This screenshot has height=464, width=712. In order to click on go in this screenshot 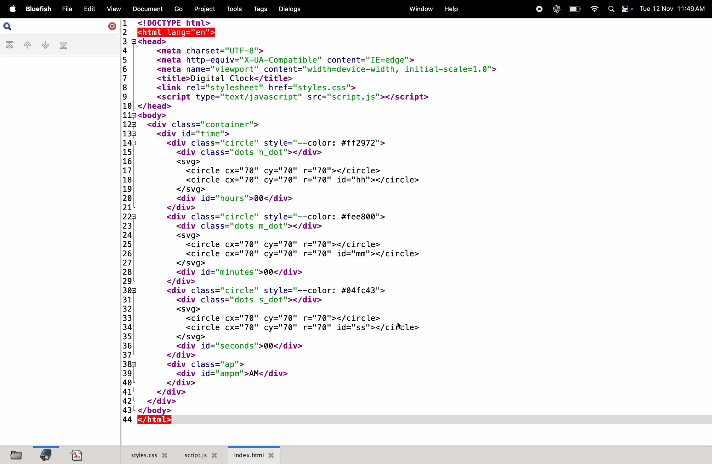, I will do `click(178, 8)`.